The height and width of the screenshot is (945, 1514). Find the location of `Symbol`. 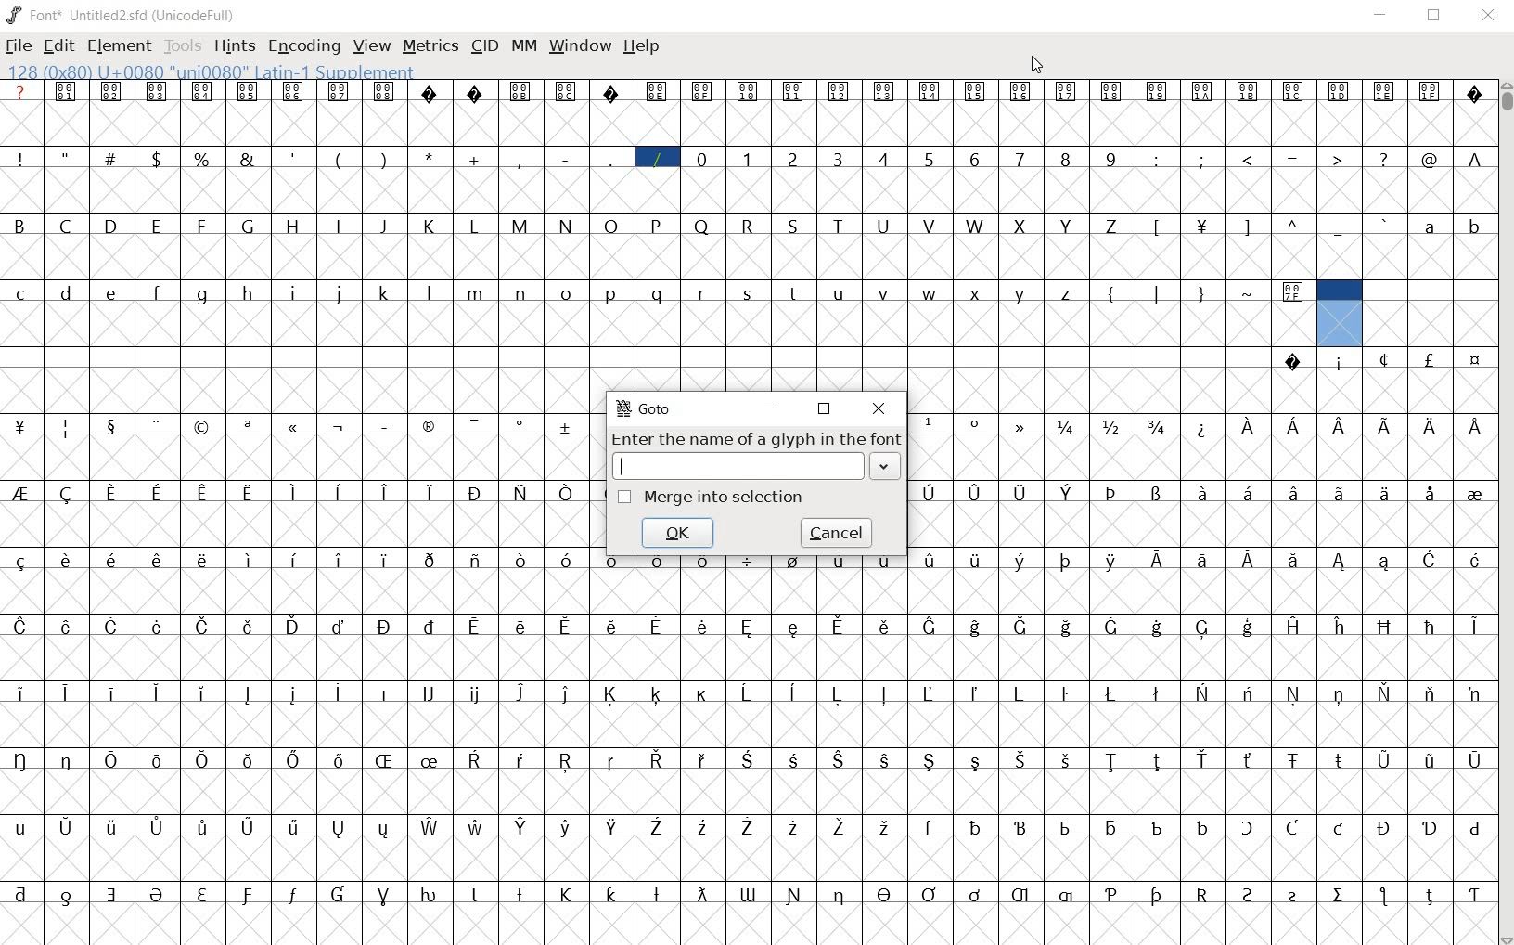

Symbol is located at coordinates (1157, 626).